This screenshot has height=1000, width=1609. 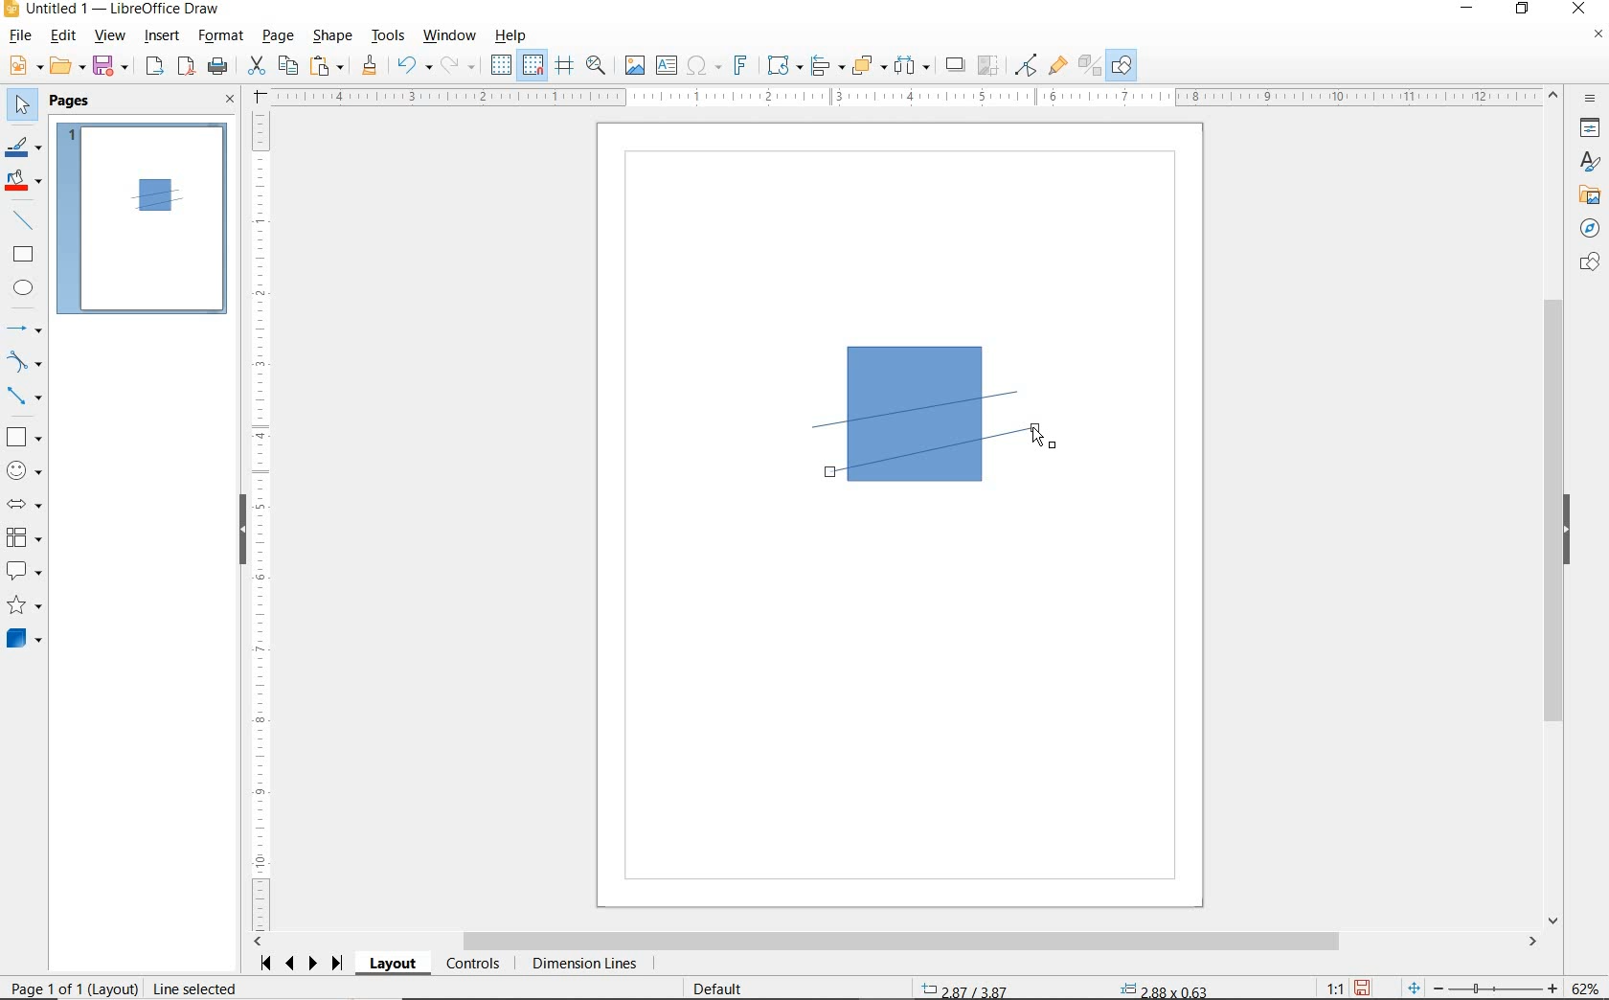 I want to click on WINDOW, so click(x=450, y=36).